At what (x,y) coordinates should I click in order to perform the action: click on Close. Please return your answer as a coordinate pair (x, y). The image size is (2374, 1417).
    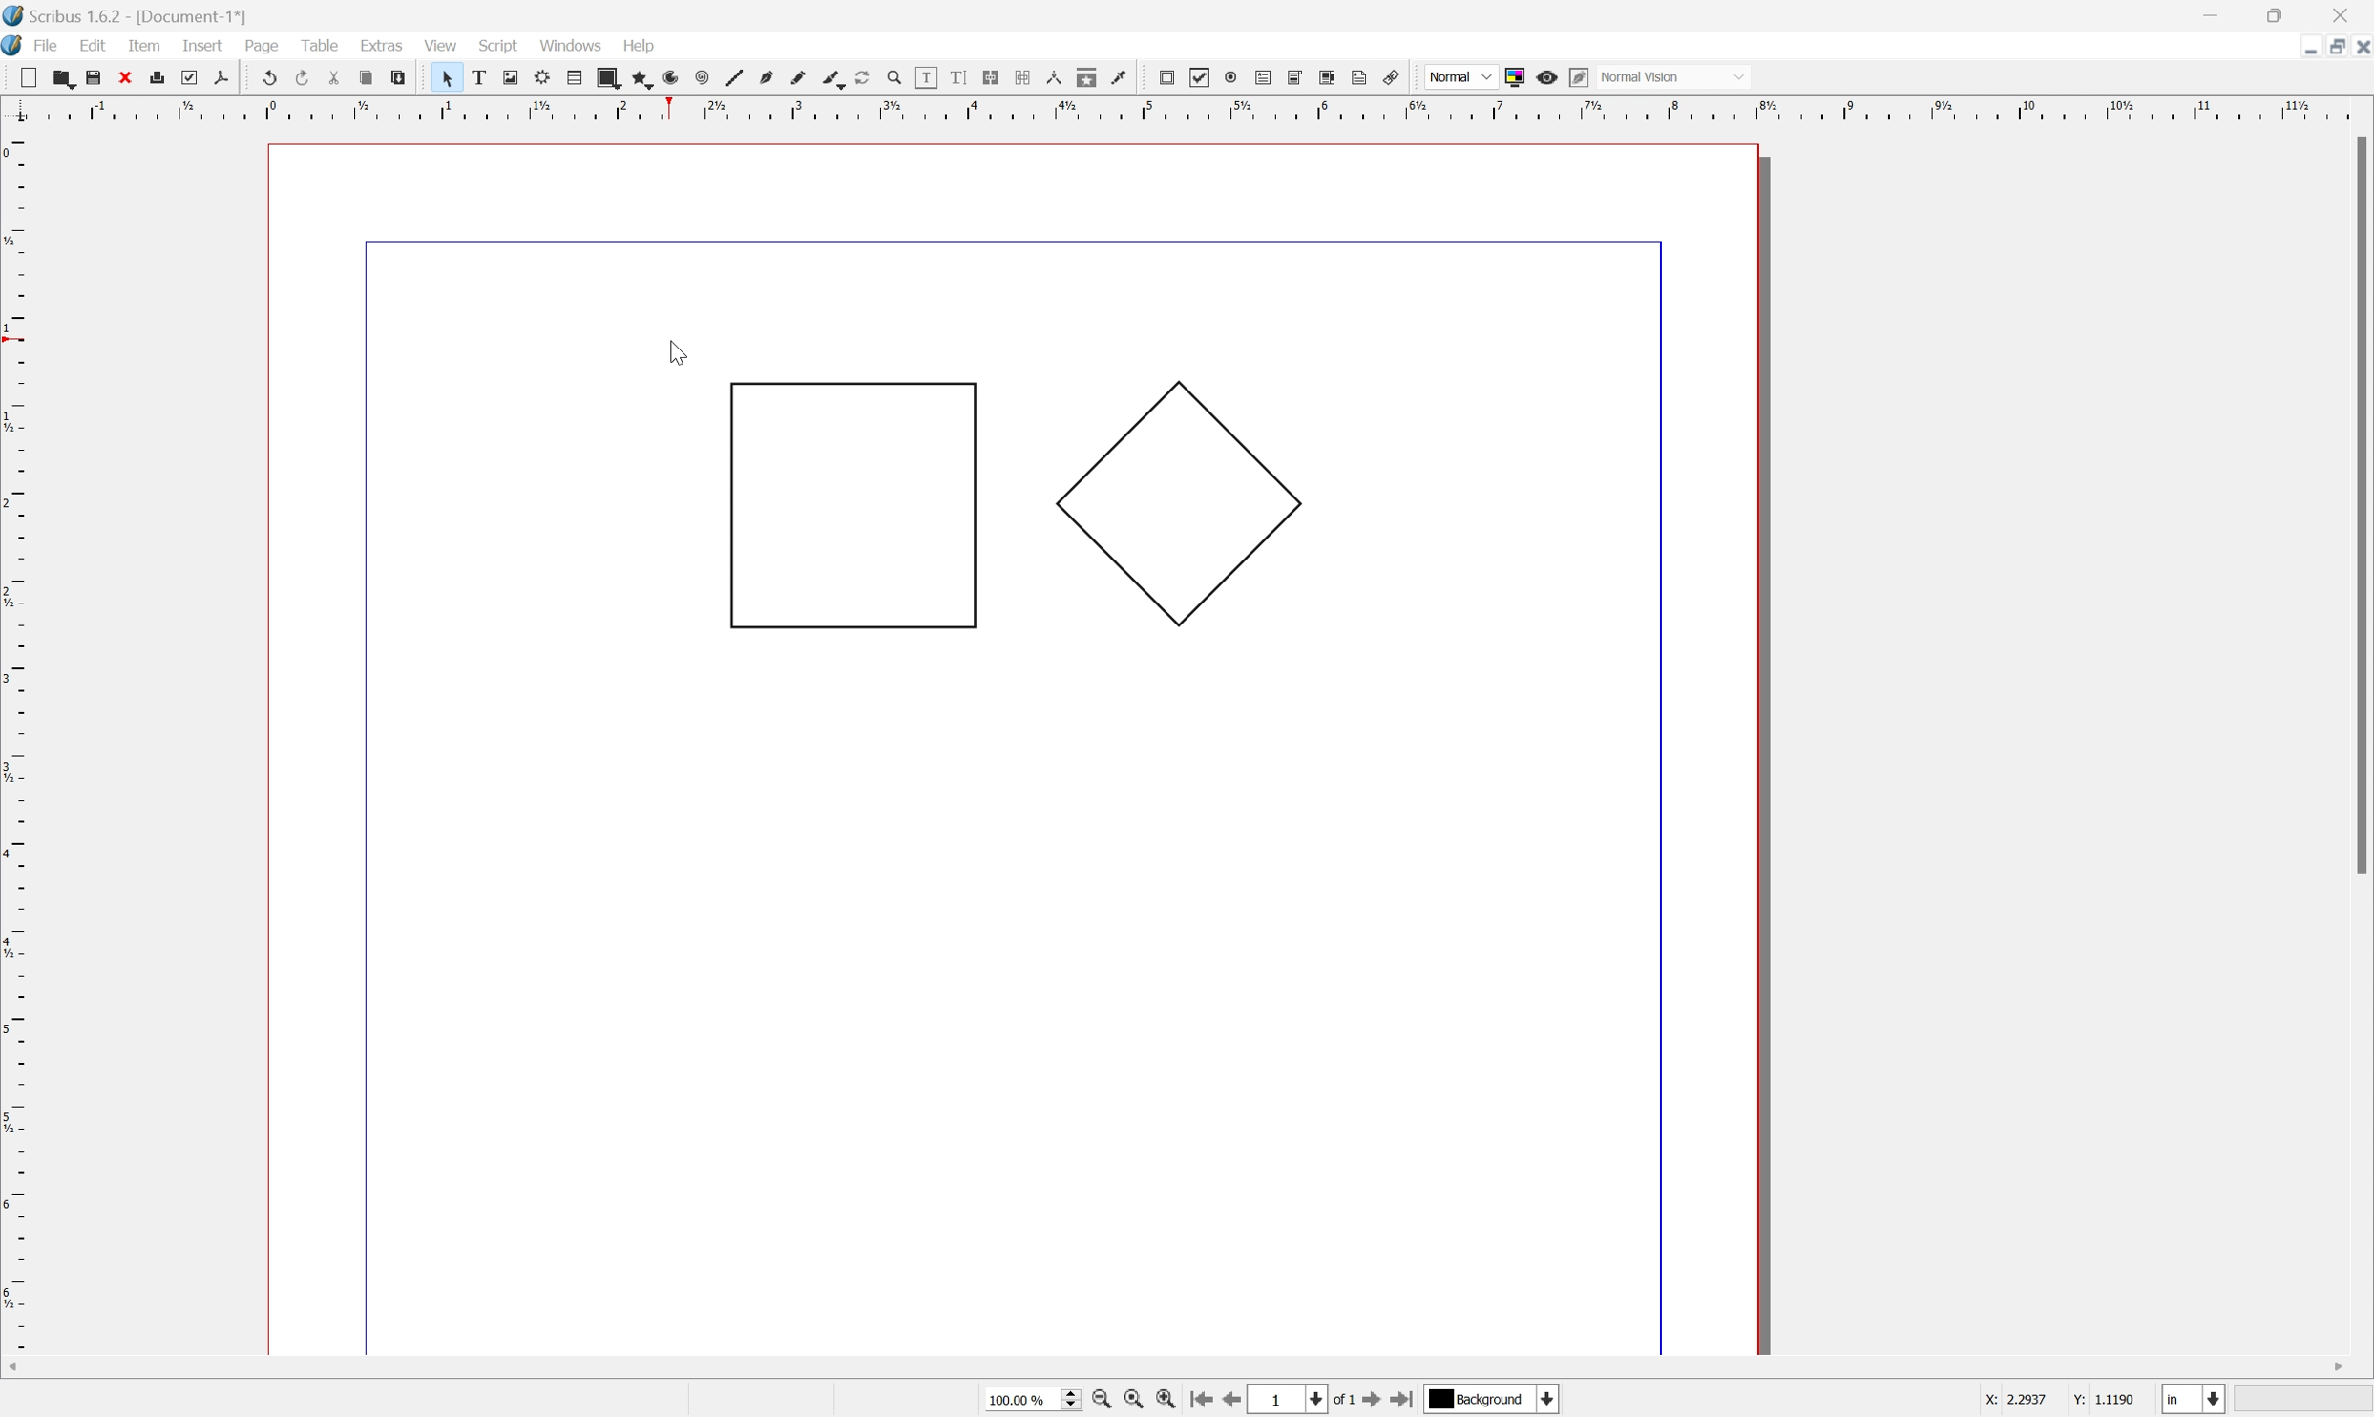
    Looking at the image, I should click on (2359, 46).